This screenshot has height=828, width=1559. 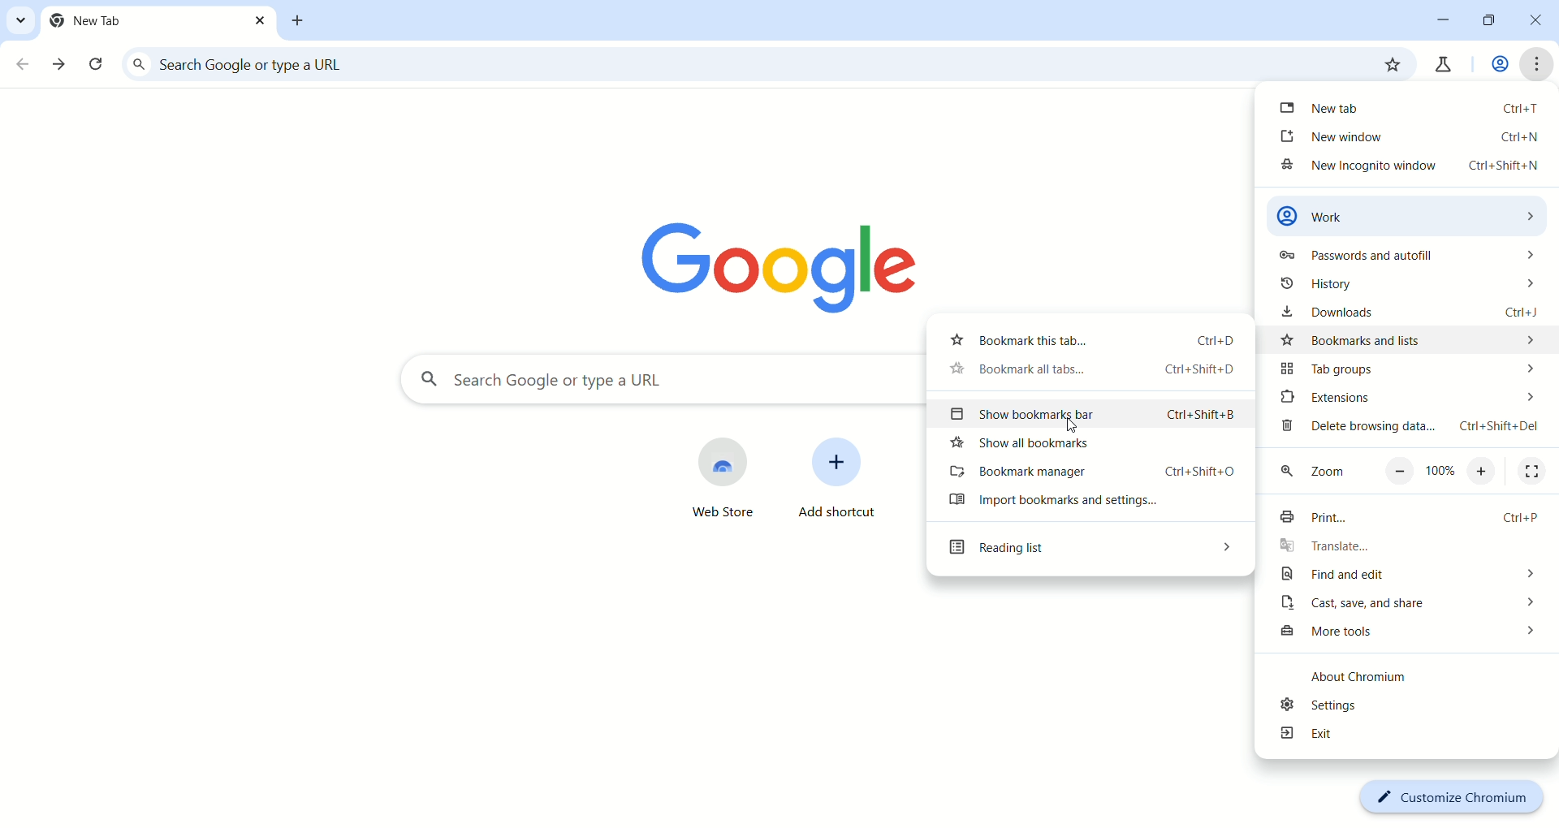 I want to click on minimize, so click(x=1444, y=19).